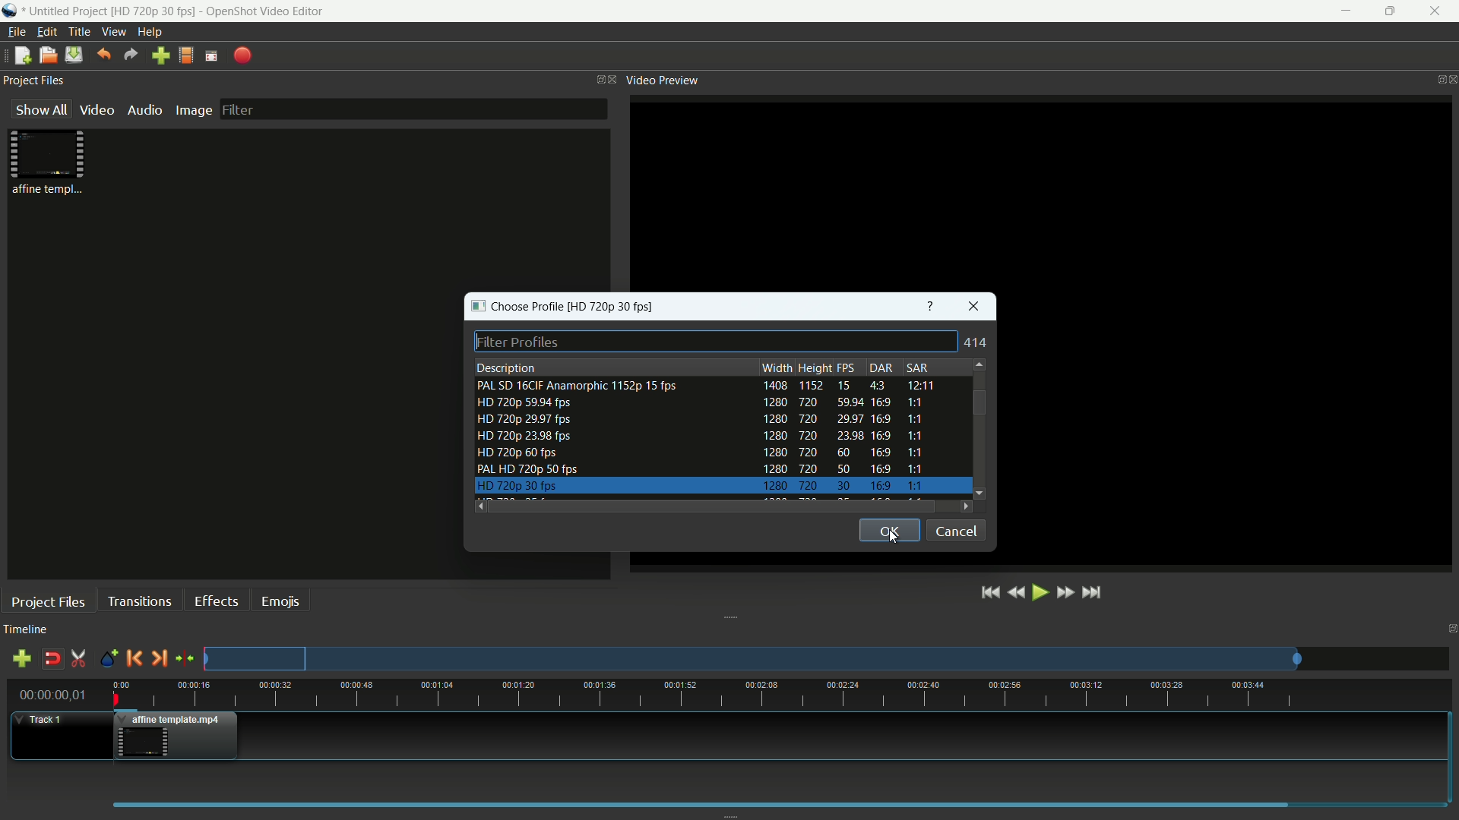 The image size is (1459, 820). What do you see at coordinates (783, 692) in the screenshot?
I see `time` at bounding box center [783, 692].